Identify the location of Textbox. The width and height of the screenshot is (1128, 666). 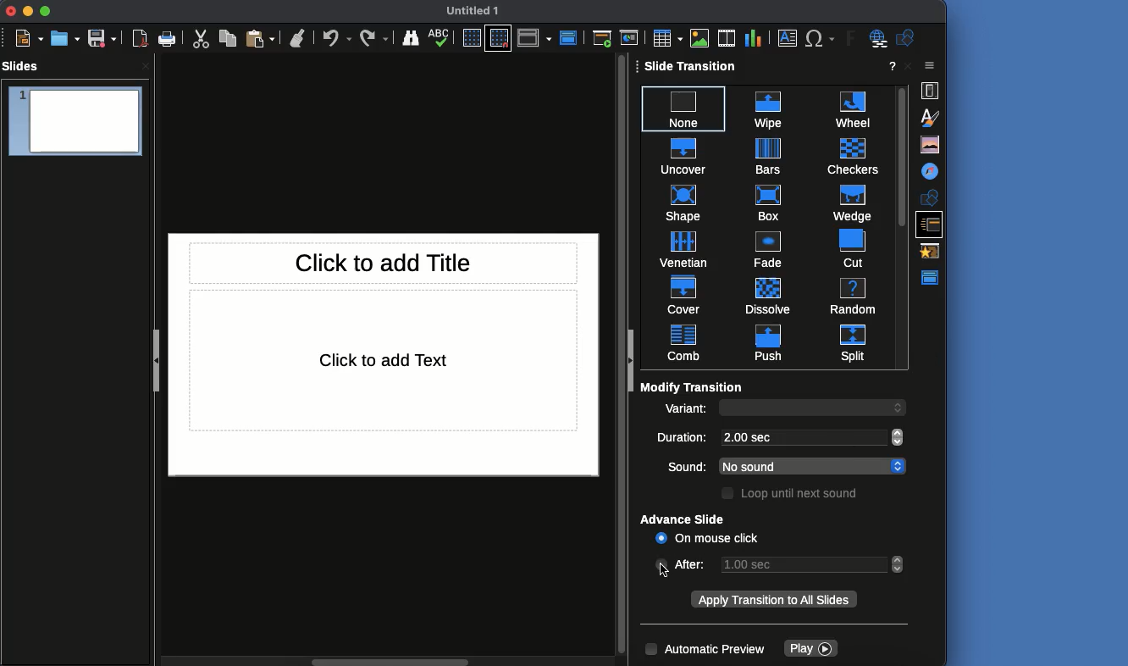
(788, 39).